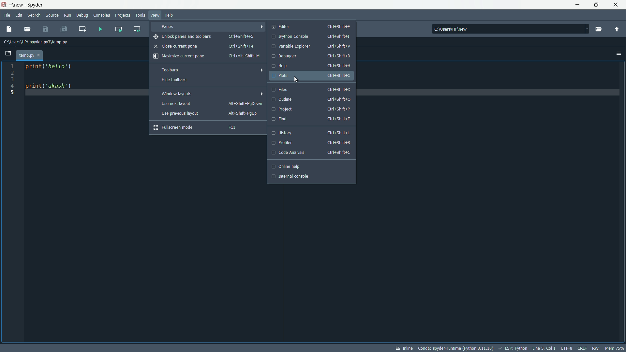 This screenshot has width=626, height=352. What do you see at coordinates (99, 28) in the screenshot?
I see `run file` at bounding box center [99, 28].